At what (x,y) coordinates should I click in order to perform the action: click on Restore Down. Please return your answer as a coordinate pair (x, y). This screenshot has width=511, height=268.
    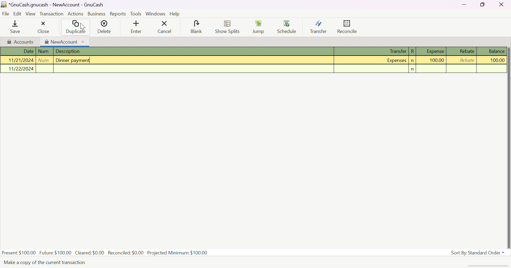
    Looking at the image, I should click on (483, 5).